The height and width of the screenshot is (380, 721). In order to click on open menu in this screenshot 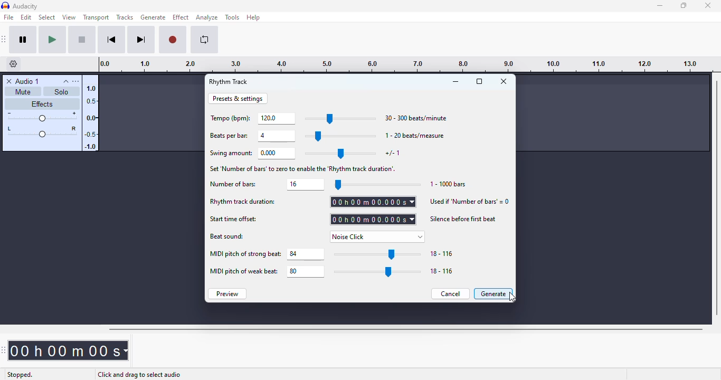, I will do `click(76, 81)`.